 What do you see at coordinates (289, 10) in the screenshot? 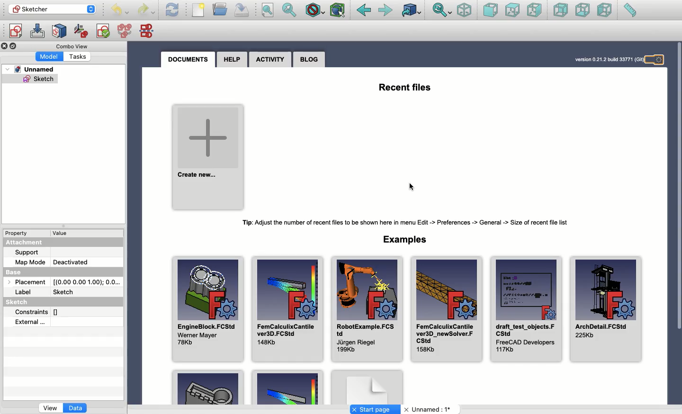
I see `Fit selection` at bounding box center [289, 10].